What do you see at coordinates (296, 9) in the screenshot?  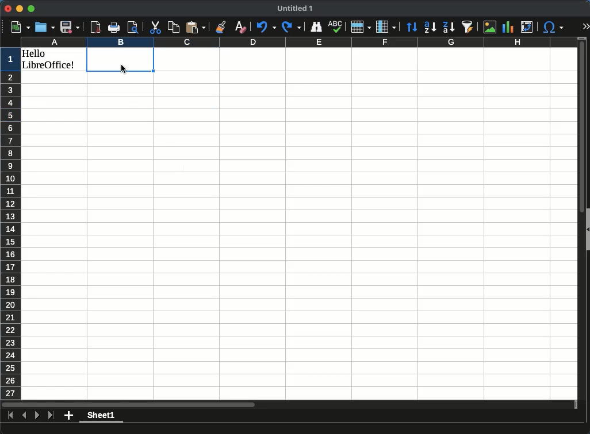 I see `untitled 1` at bounding box center [296, 9].